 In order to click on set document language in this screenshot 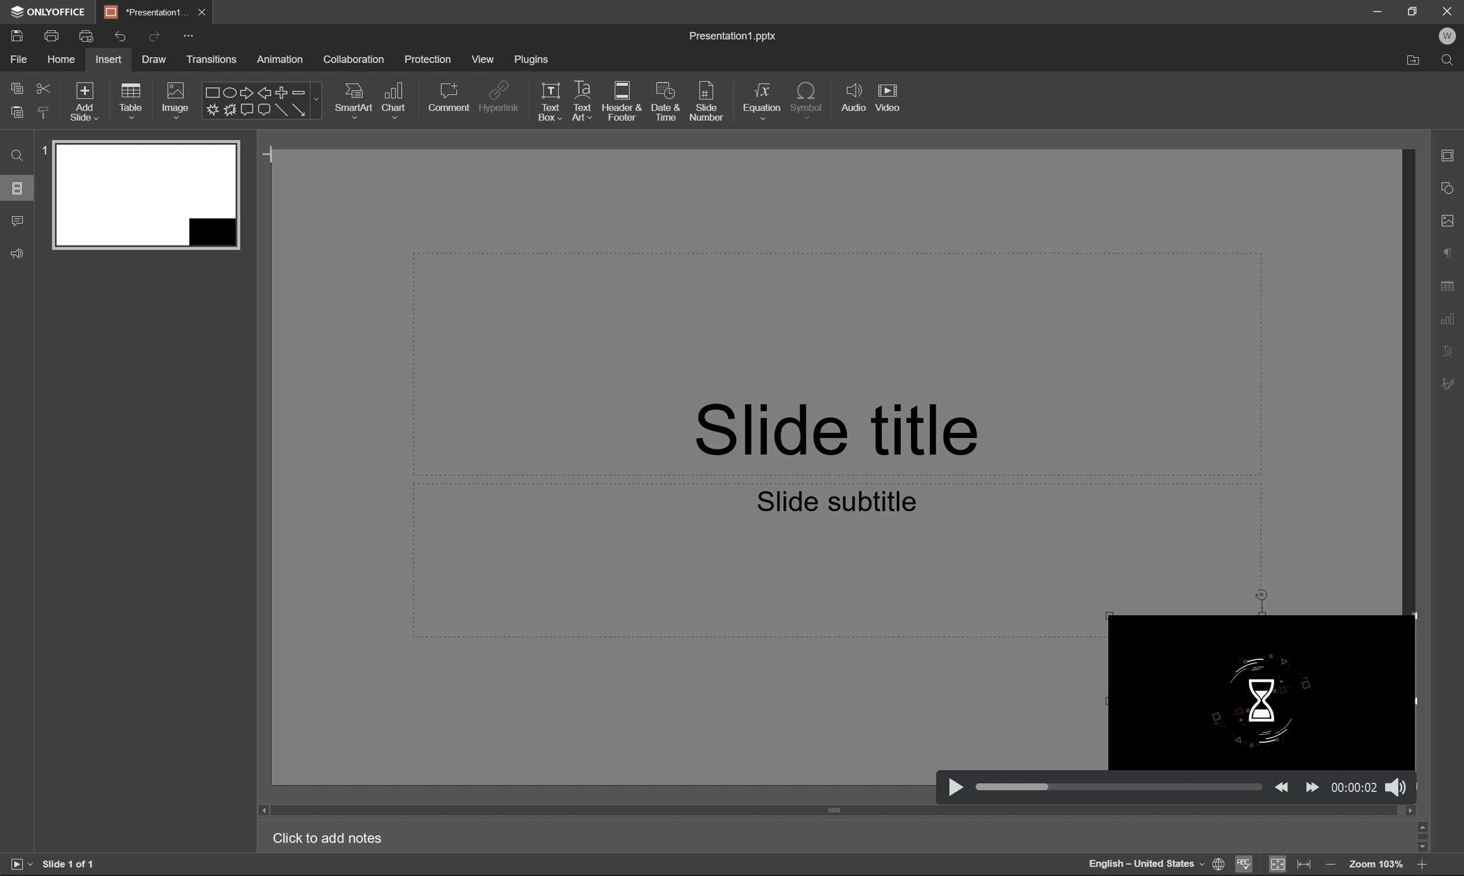, I will do `click(1219, 863)`.